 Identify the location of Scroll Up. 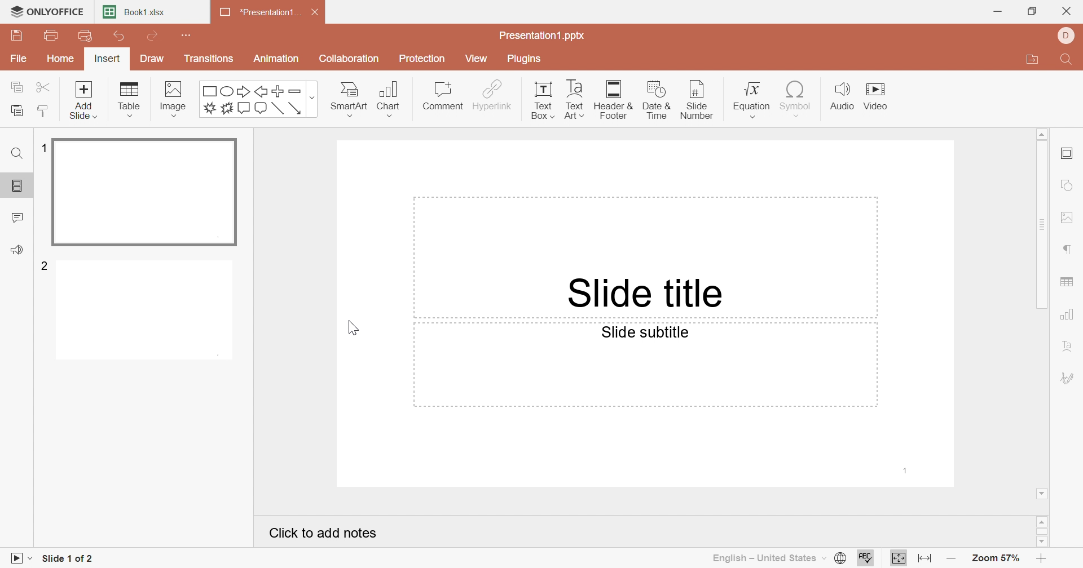
(1044, 520).